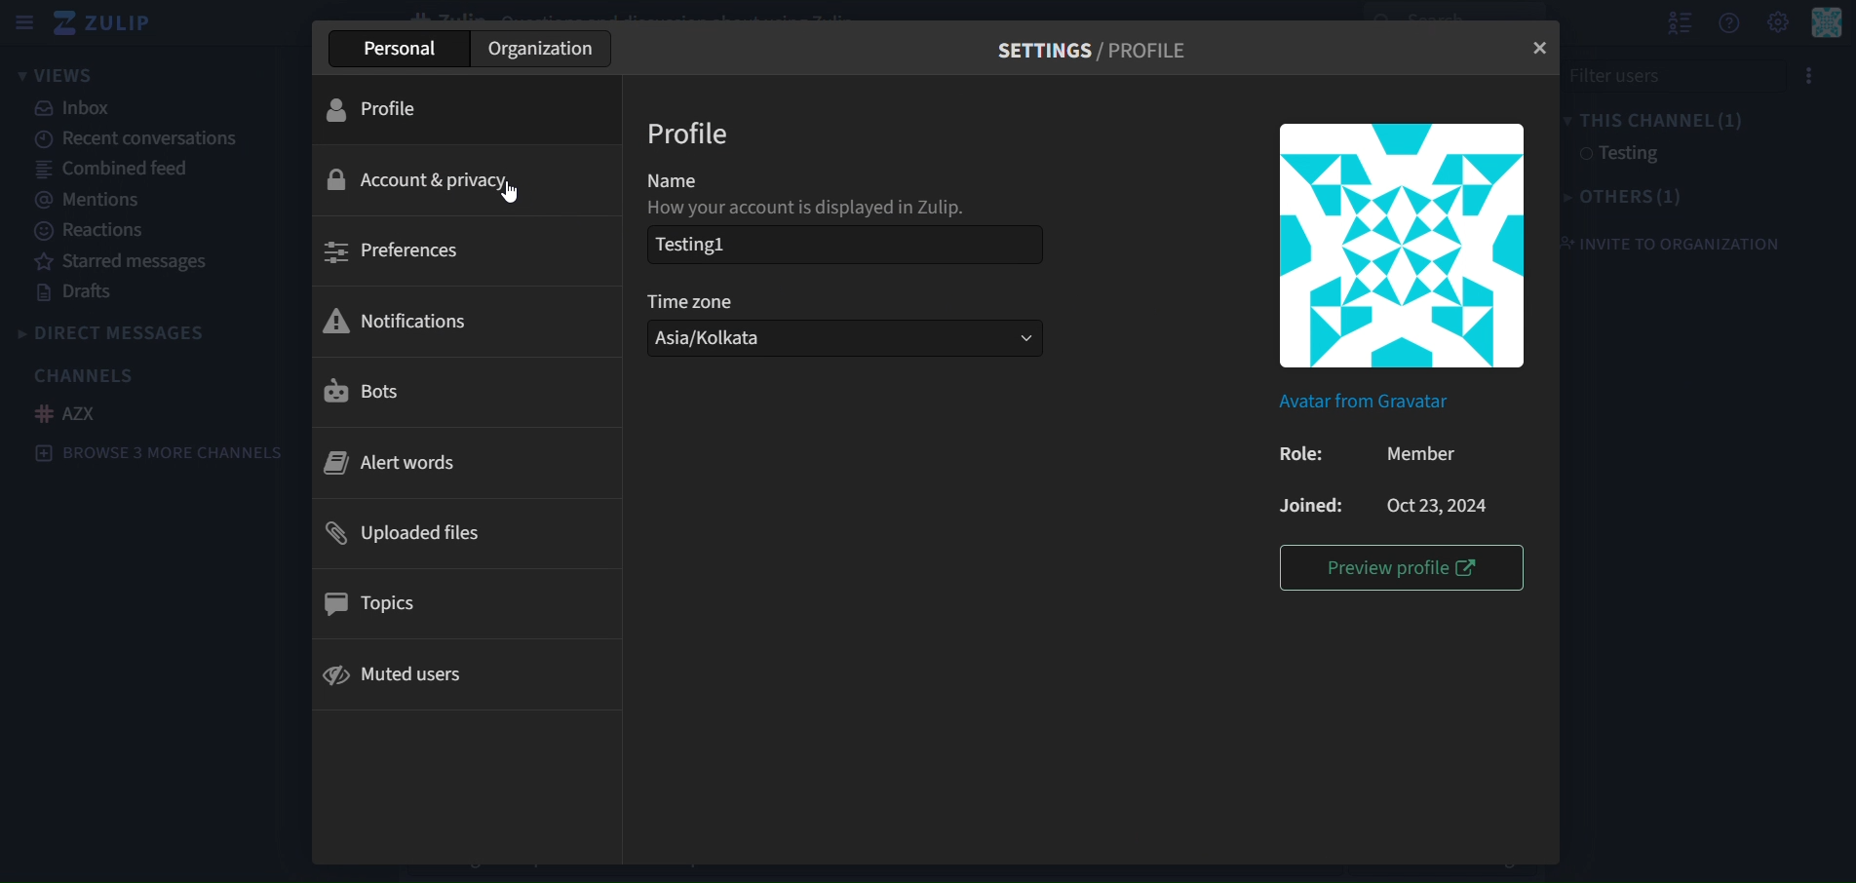  What do you see at coordinates (1827, 23) in the screenshot?
I see `Main Menu` at bounding box center [1827, 23].